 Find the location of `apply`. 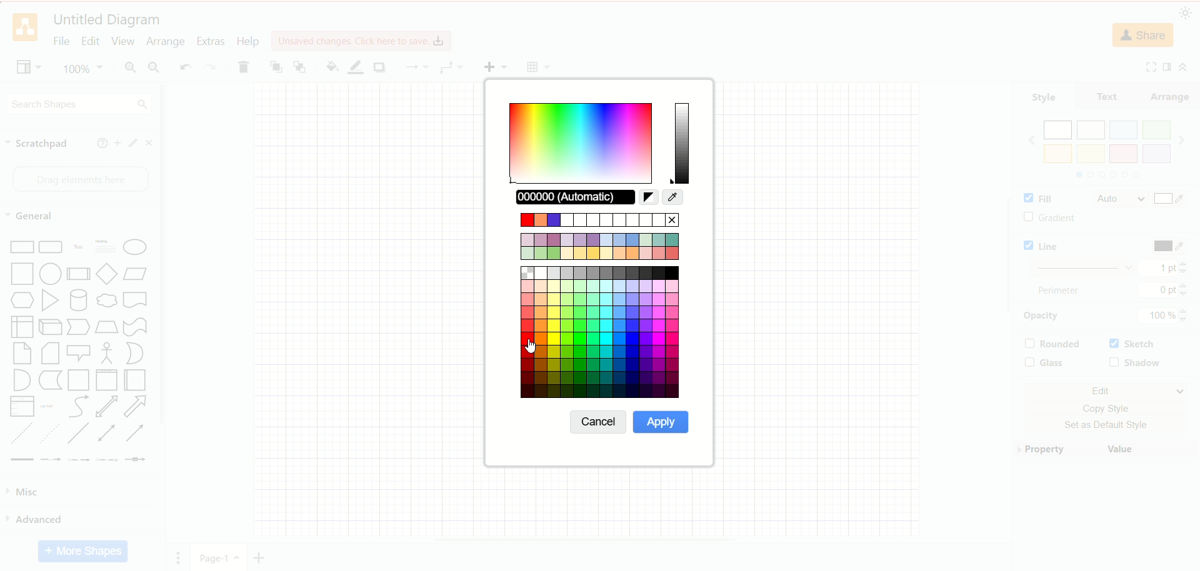

apply is located at coordinates (661, 422).